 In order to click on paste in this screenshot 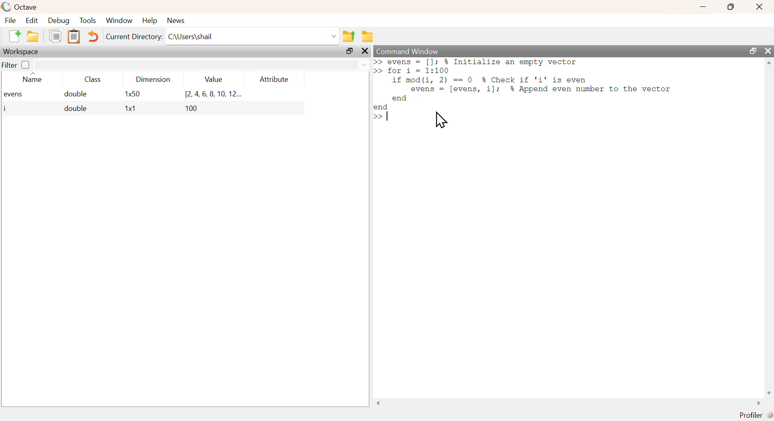, I will do `click(74, 37)`.